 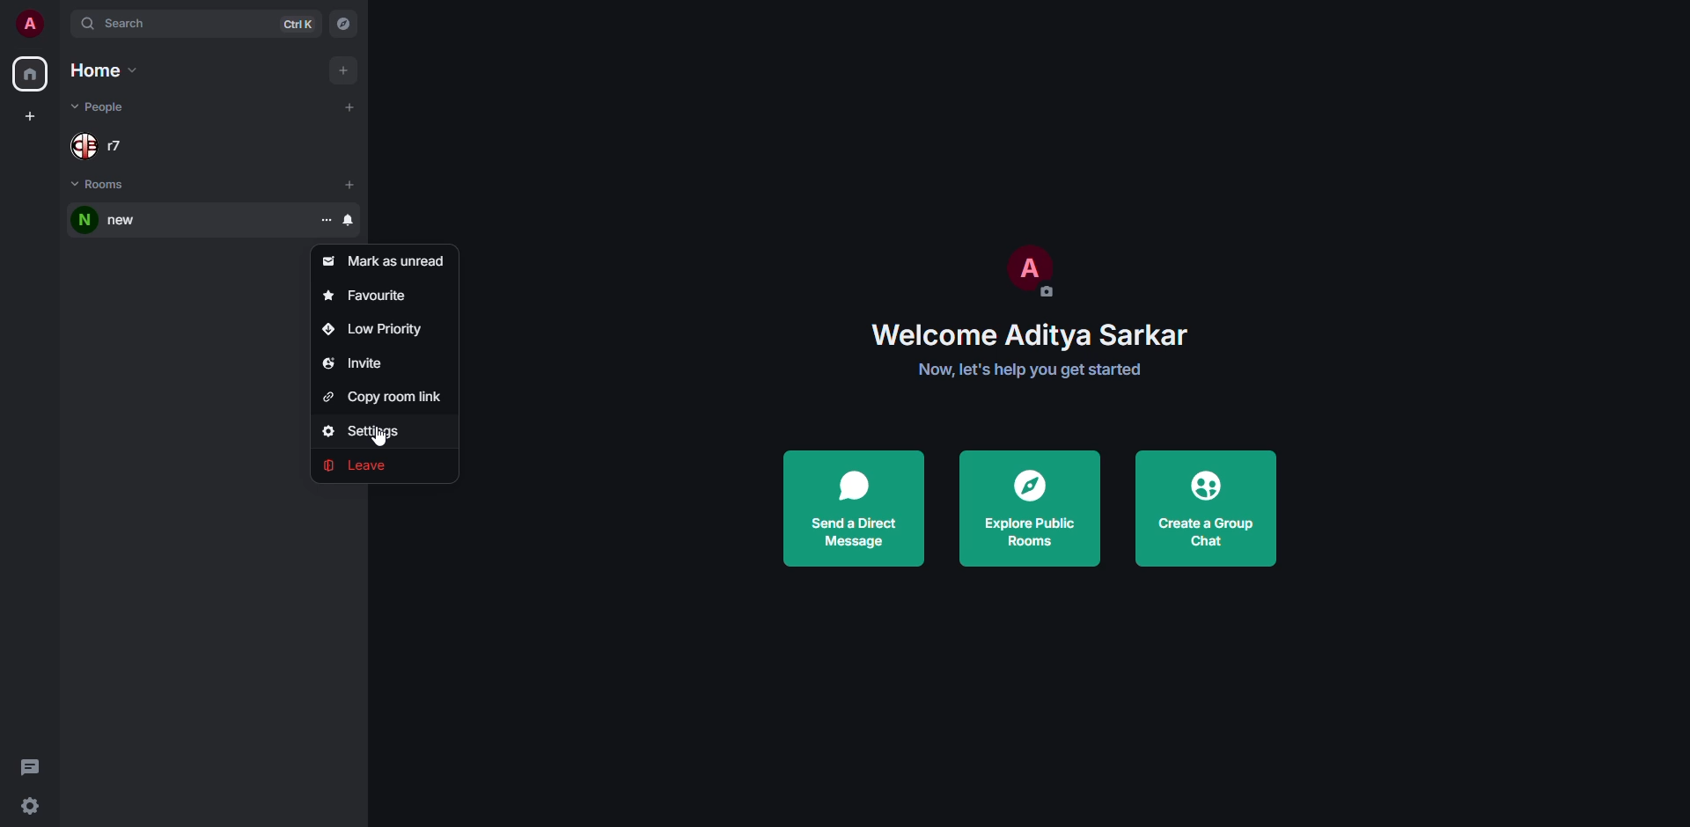 What do you see at coordinates (375, 329) in the screenshot?
I see `low priority` at bounding box center [375, 329].